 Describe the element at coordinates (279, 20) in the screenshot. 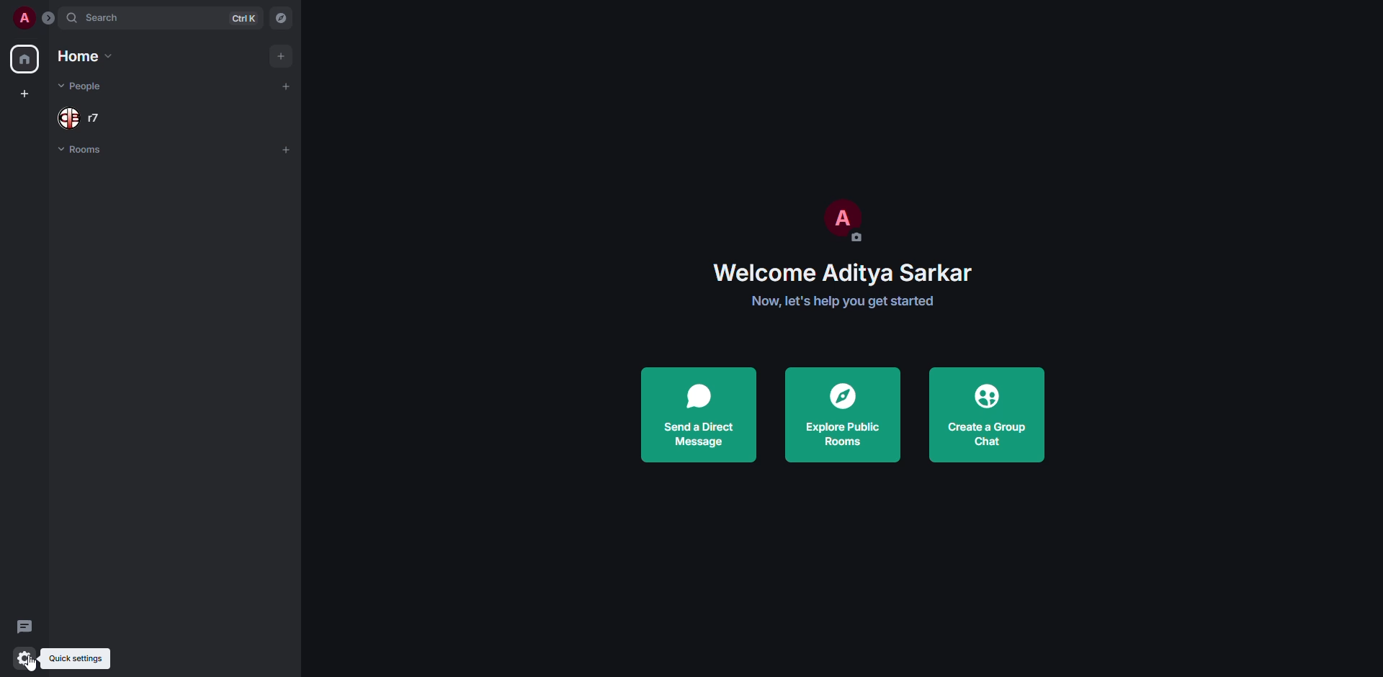

I see `navigator` at that location.